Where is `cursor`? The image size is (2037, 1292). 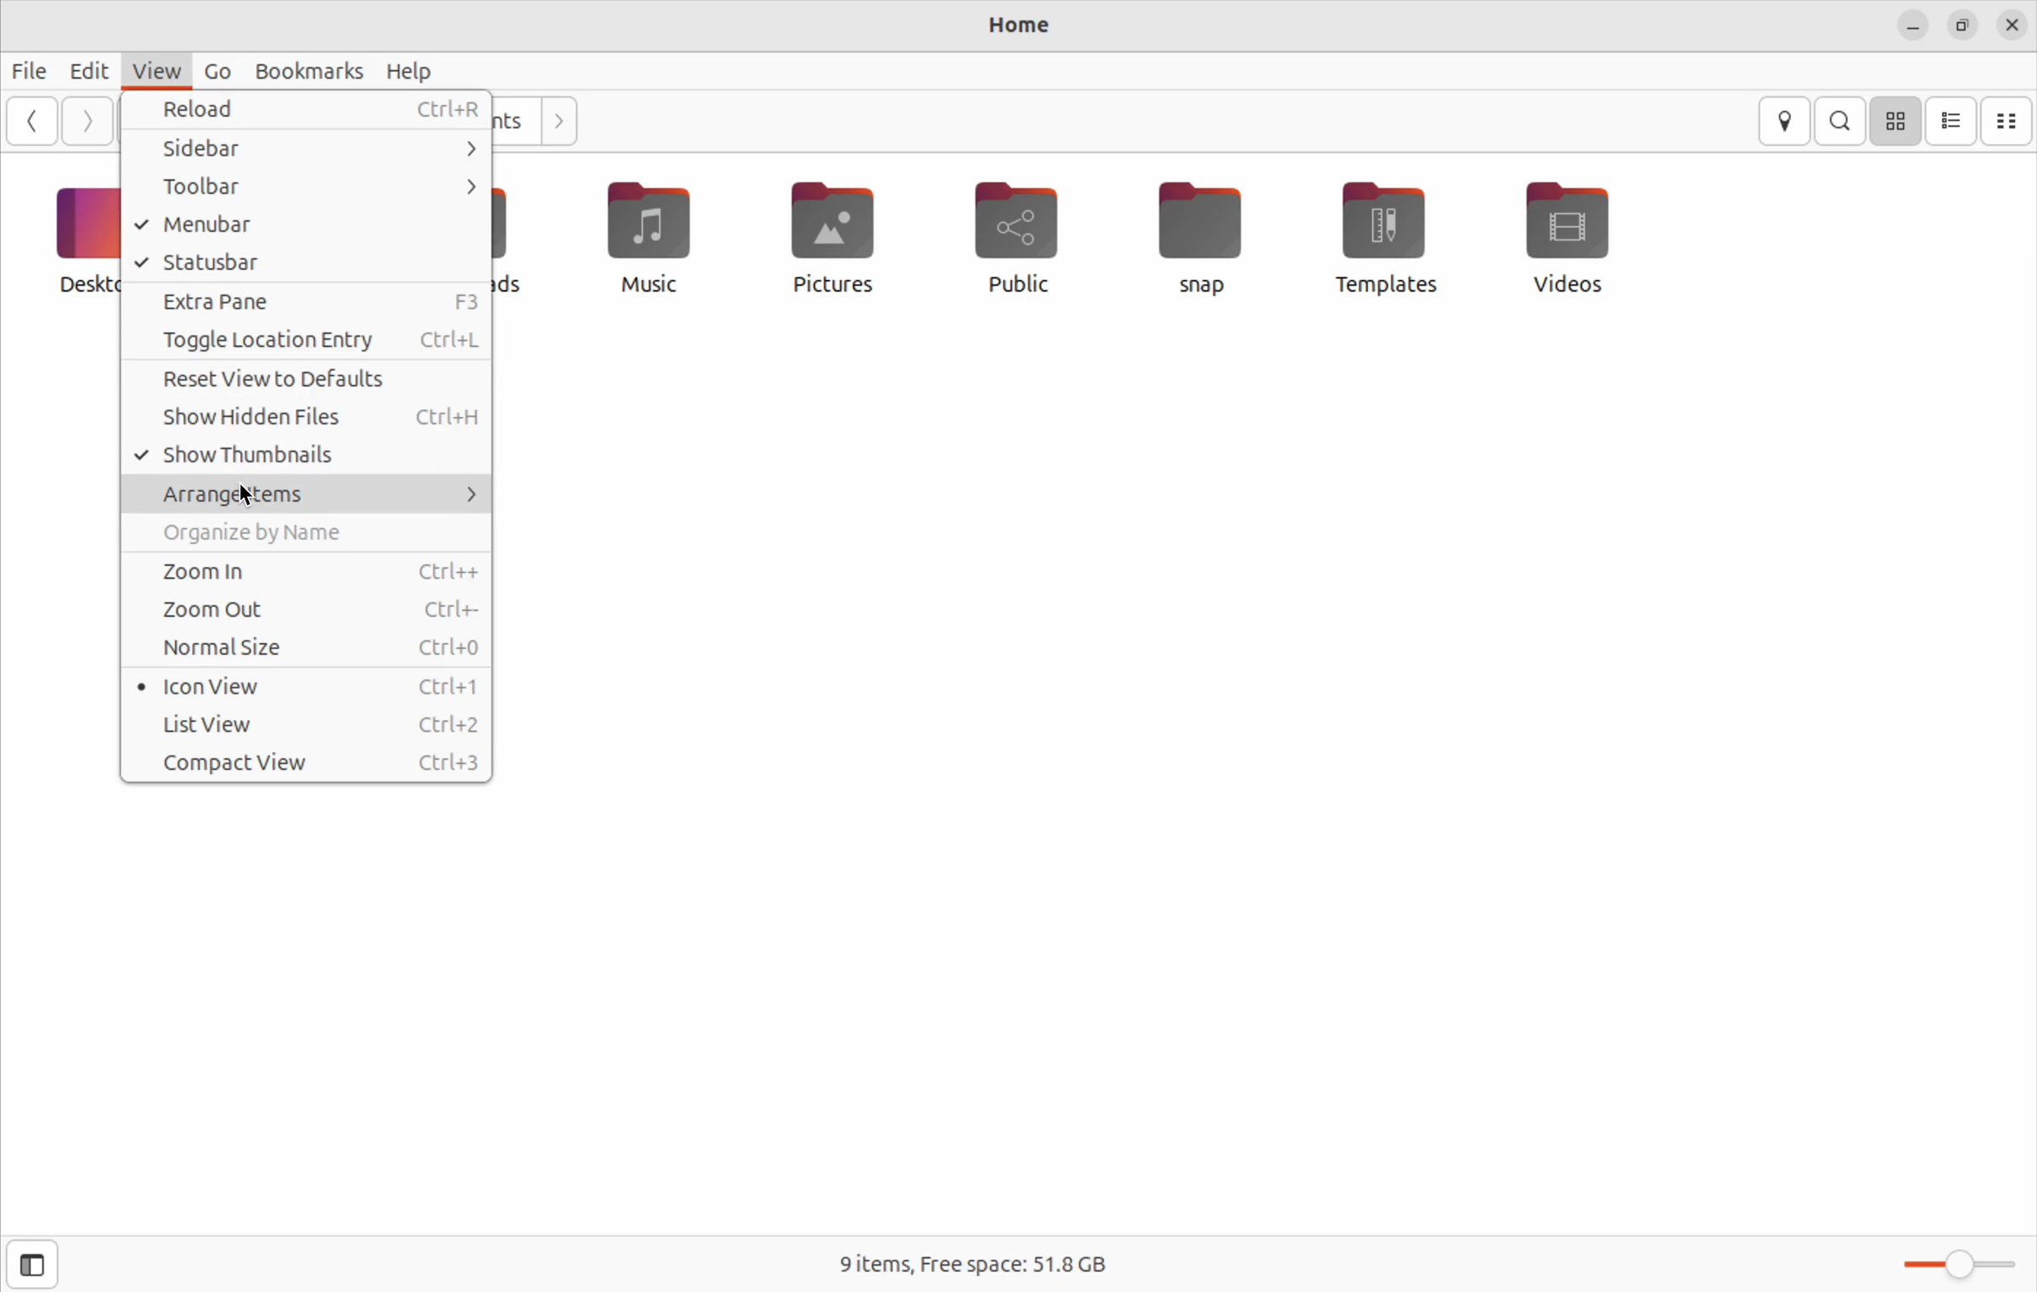 cursor is located at coordinates (250, 498).